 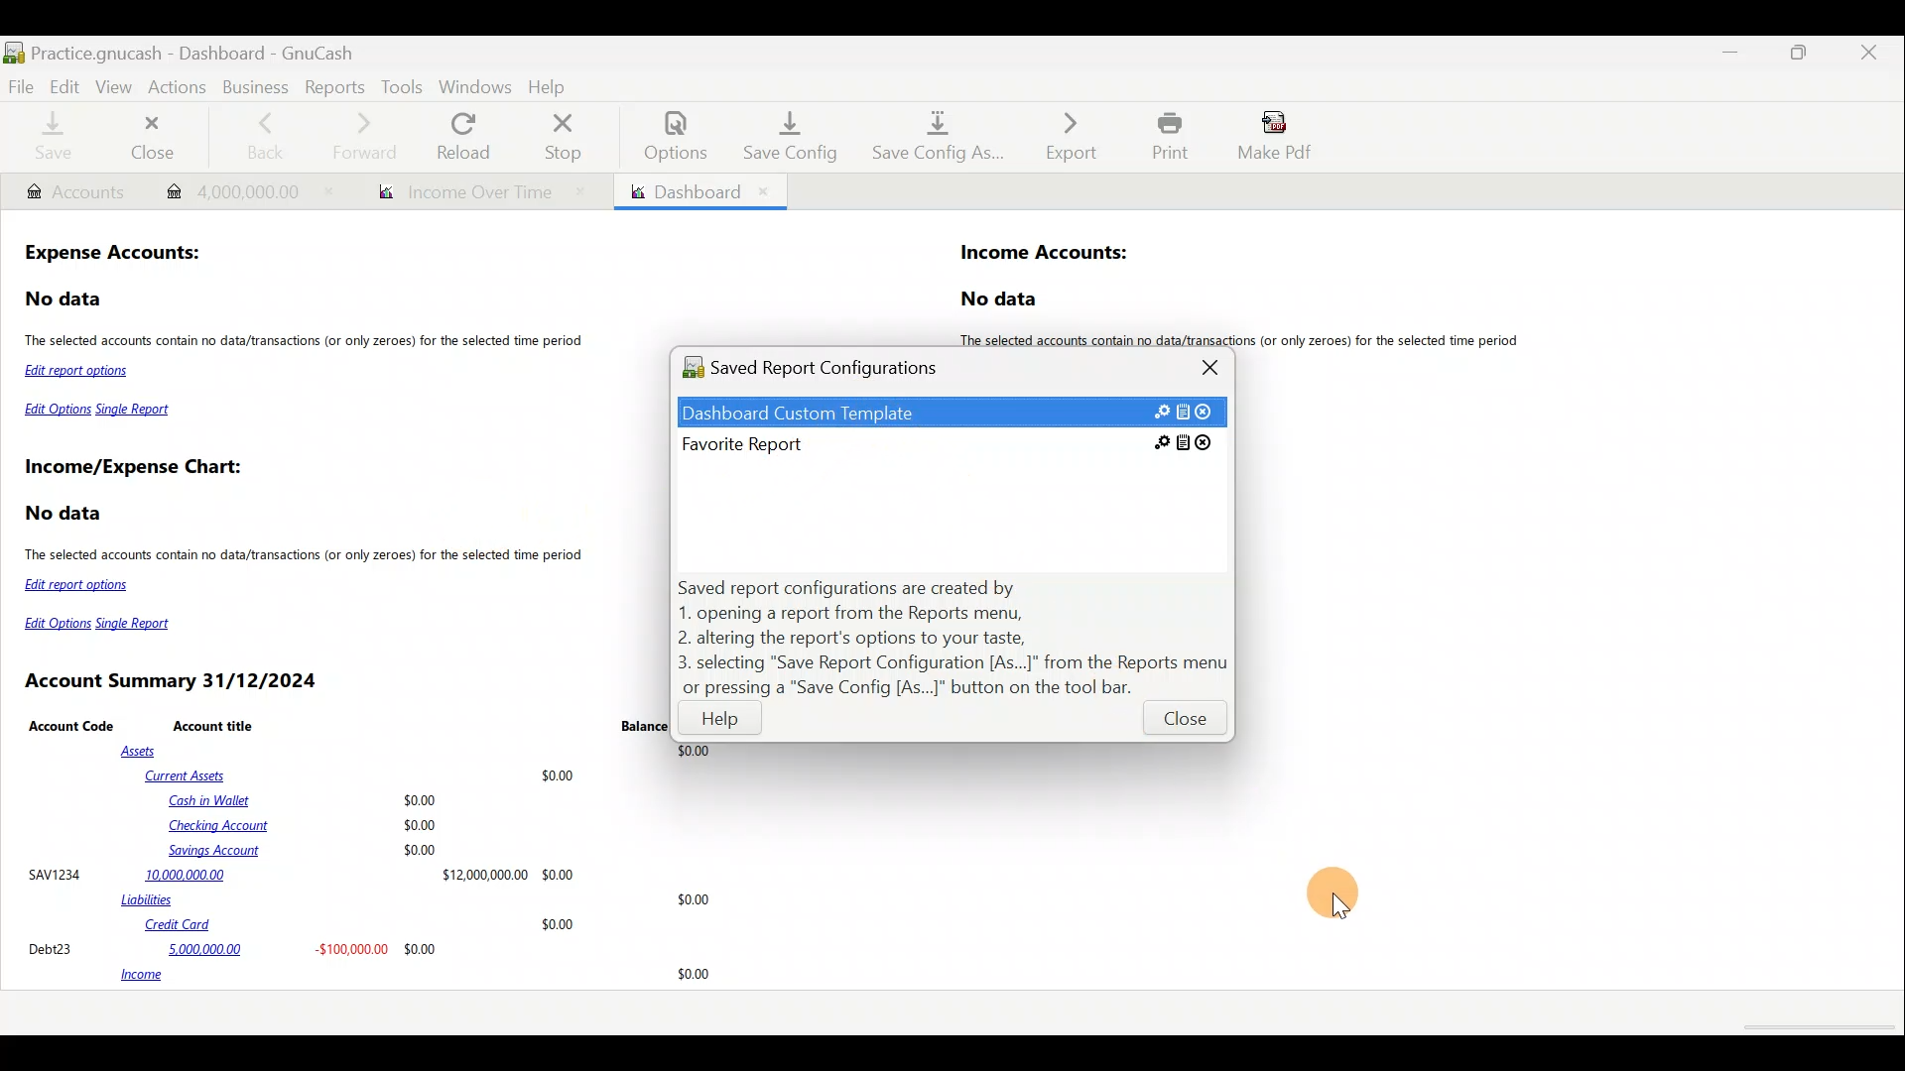 I want to click on Saved custom report template, so click(x=949, y=414).